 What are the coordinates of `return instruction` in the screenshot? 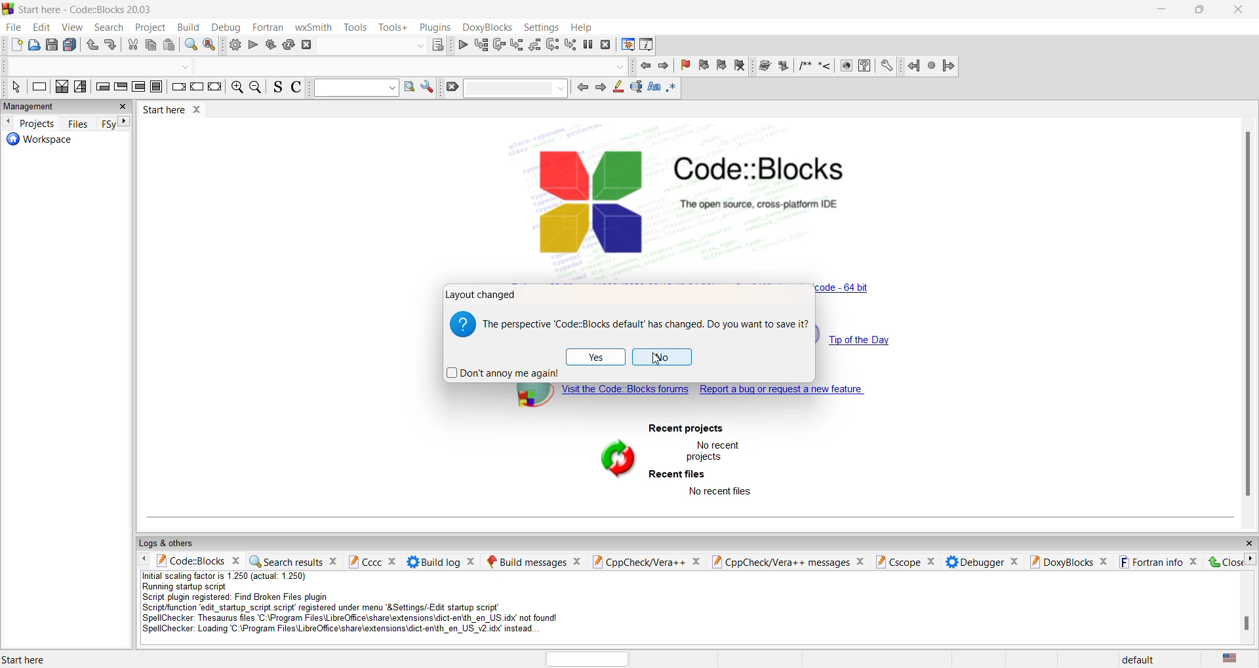 It's located at (217, 88).